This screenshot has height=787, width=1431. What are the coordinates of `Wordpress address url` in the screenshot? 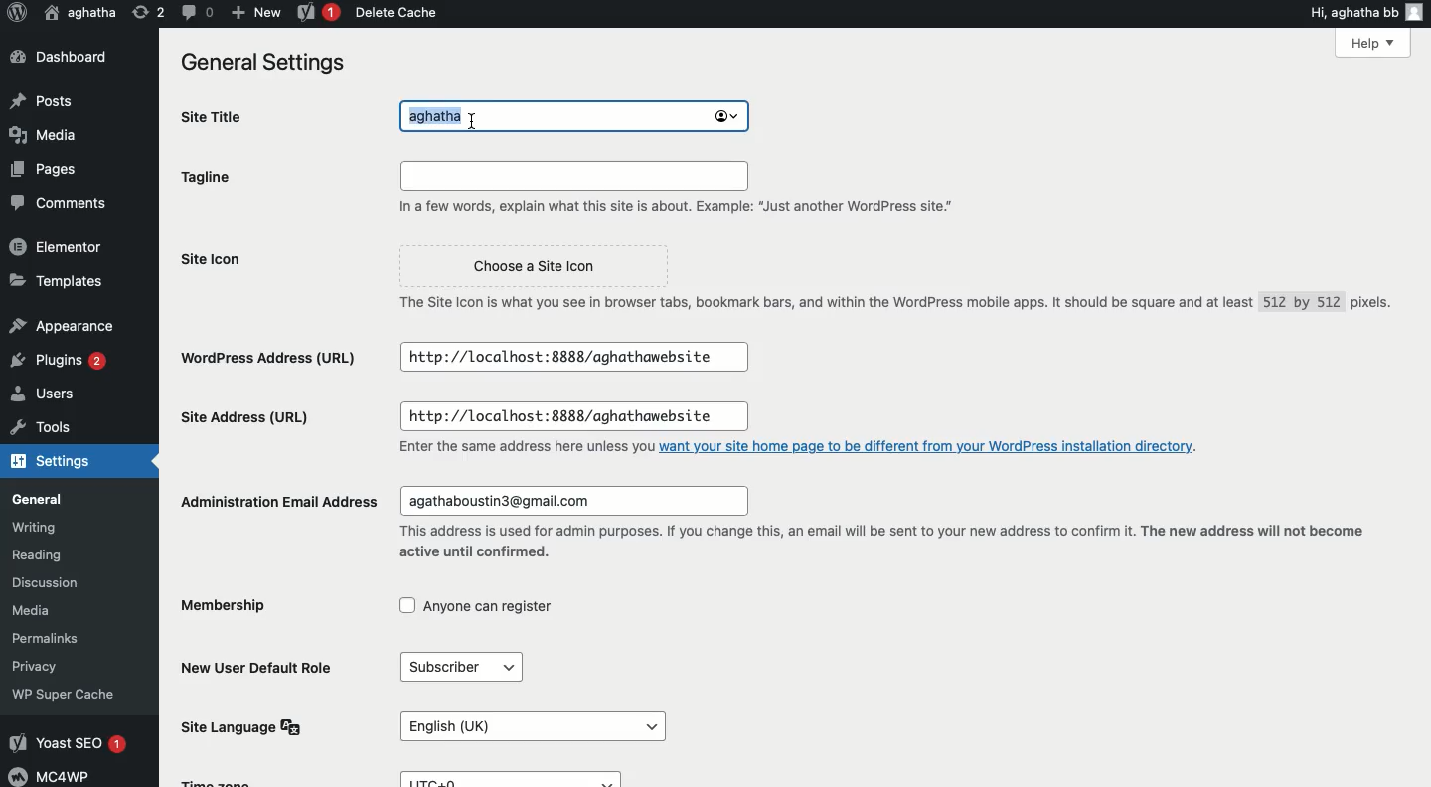 It's located at (271, 359).